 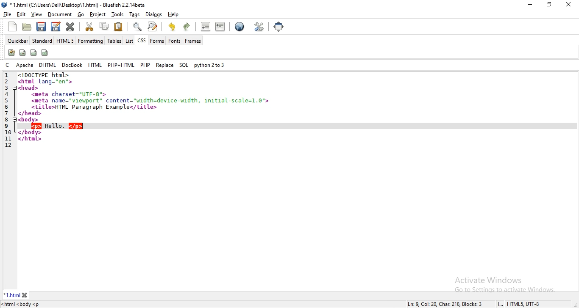 What do you see at coordinates (47, 81) in the screenshot?
I see `<html lang="en">` at bounding box center [47, 81].